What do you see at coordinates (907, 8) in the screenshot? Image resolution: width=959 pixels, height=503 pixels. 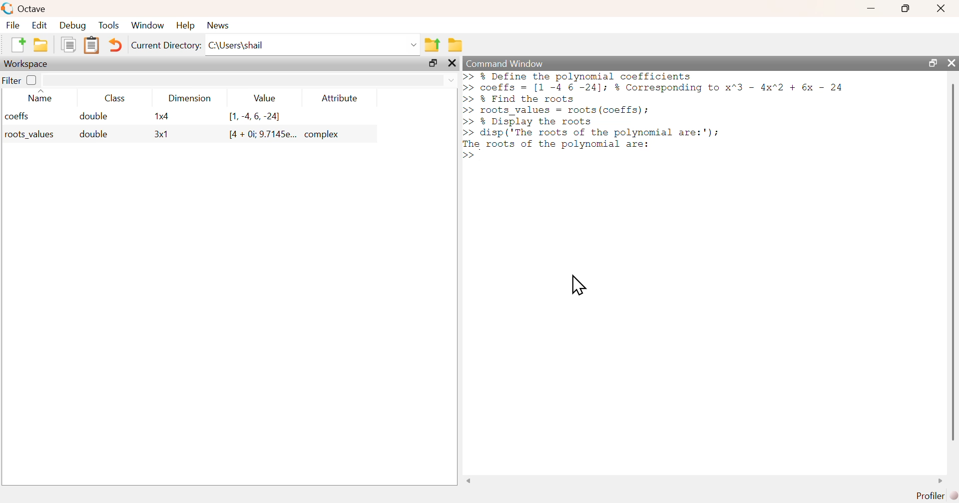 I see `maximize` at bounding box center [907, 8].